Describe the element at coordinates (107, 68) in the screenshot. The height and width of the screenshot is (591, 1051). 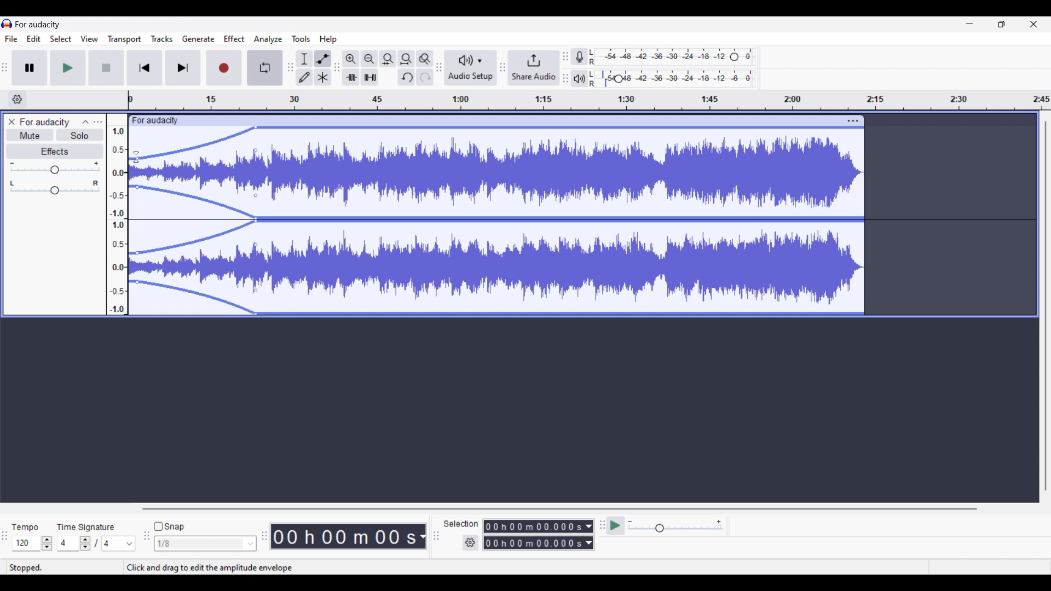
I see `Stop` at that location.